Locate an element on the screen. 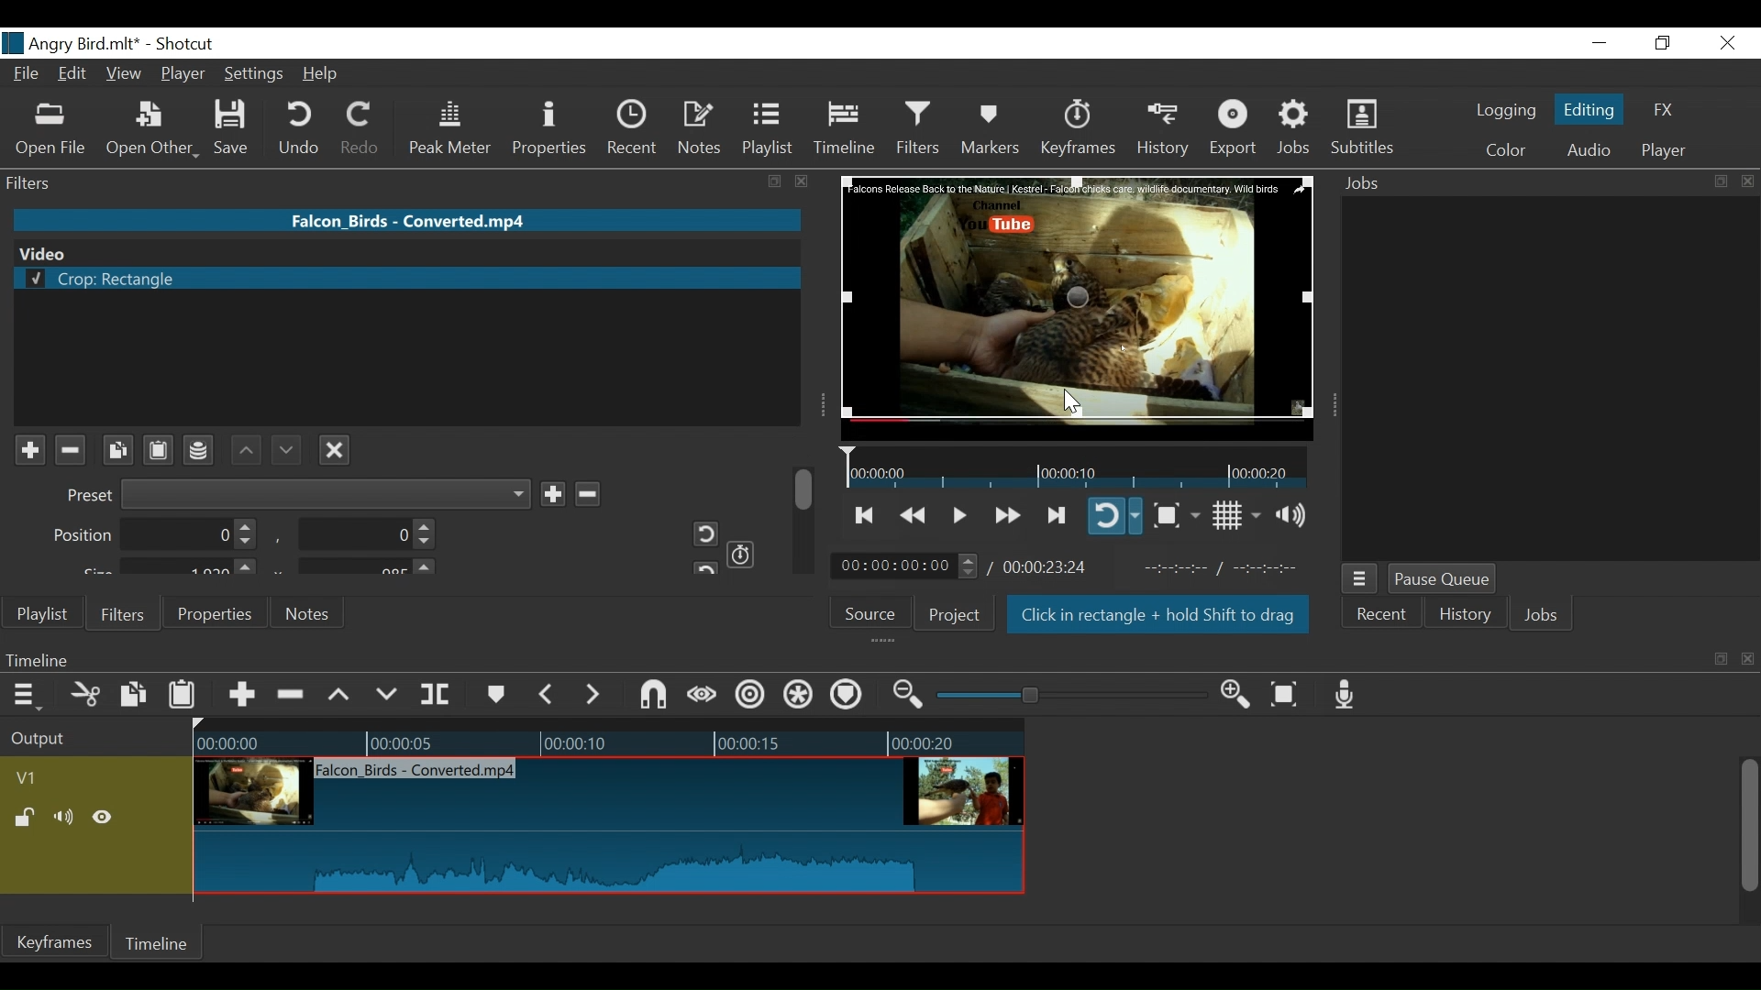 This screenshot has height=990, width=1761. Close is located at coordinates (335, 447).